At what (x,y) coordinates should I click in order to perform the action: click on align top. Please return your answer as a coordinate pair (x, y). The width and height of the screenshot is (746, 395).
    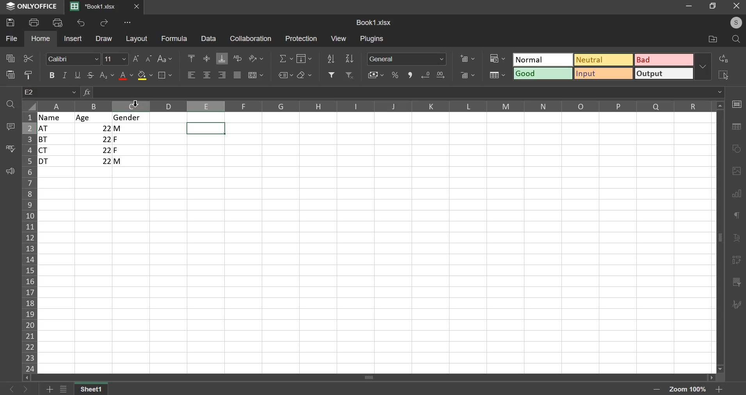
    Looking at the image, I should click on (191, 57).